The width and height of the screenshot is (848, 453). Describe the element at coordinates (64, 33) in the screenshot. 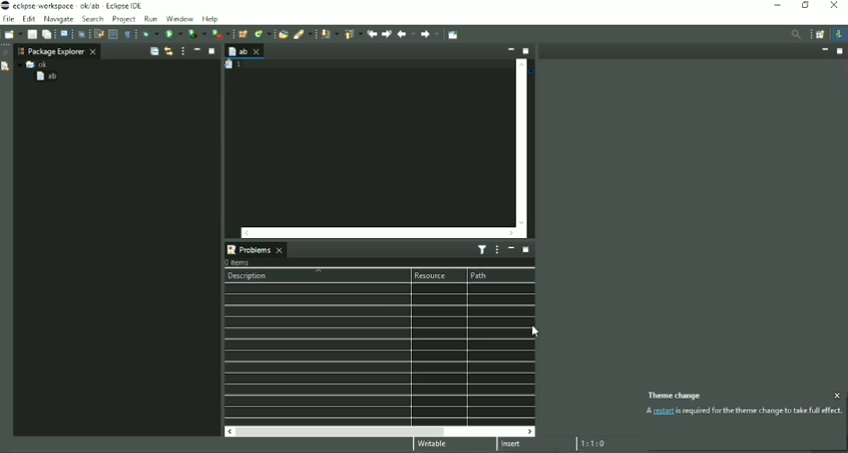

I see `Open a Terminal` at that location.